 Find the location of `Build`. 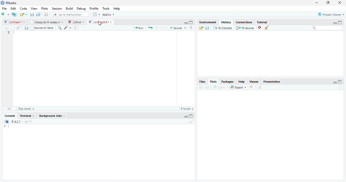

Build is located at coordinates (69, 8).